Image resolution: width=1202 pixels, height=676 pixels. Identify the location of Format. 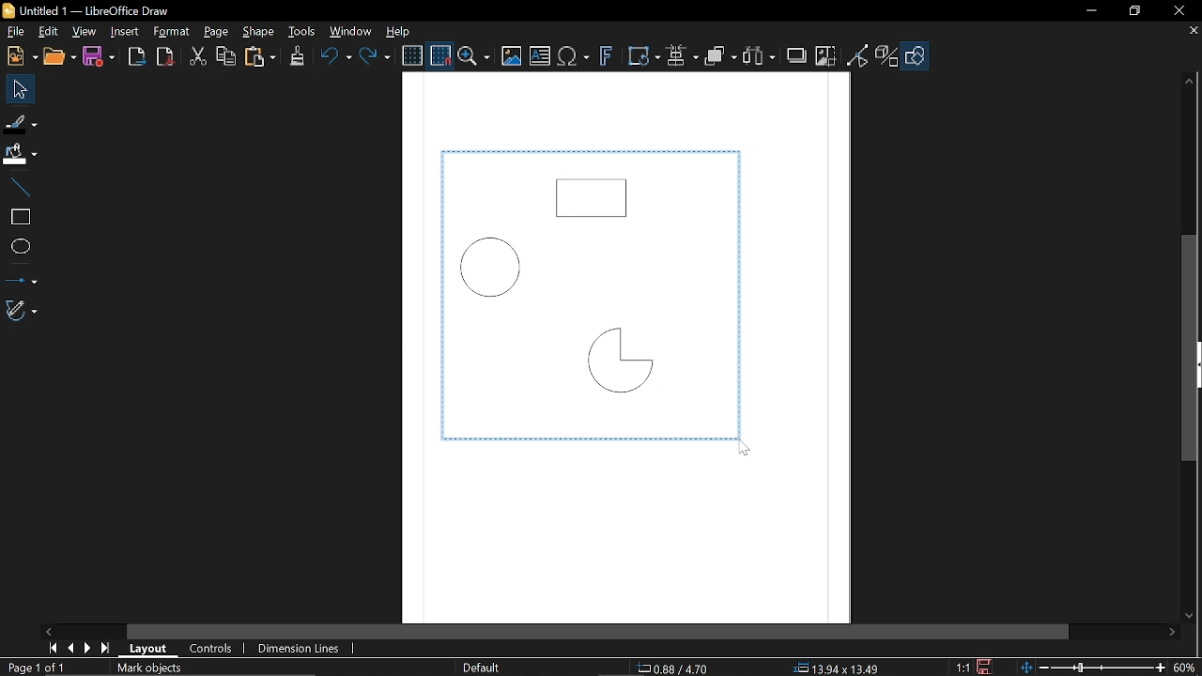
(170, 32).